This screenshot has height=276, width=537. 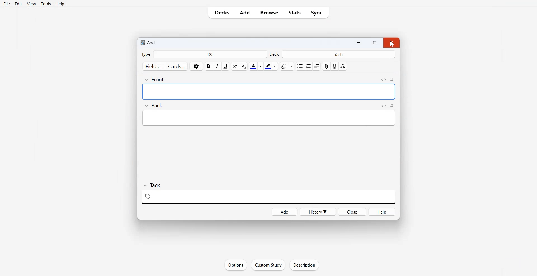 What do you see at coordinates (343, 67) in the screenshot?
I see `Equations` at bounding box center [343, 67].